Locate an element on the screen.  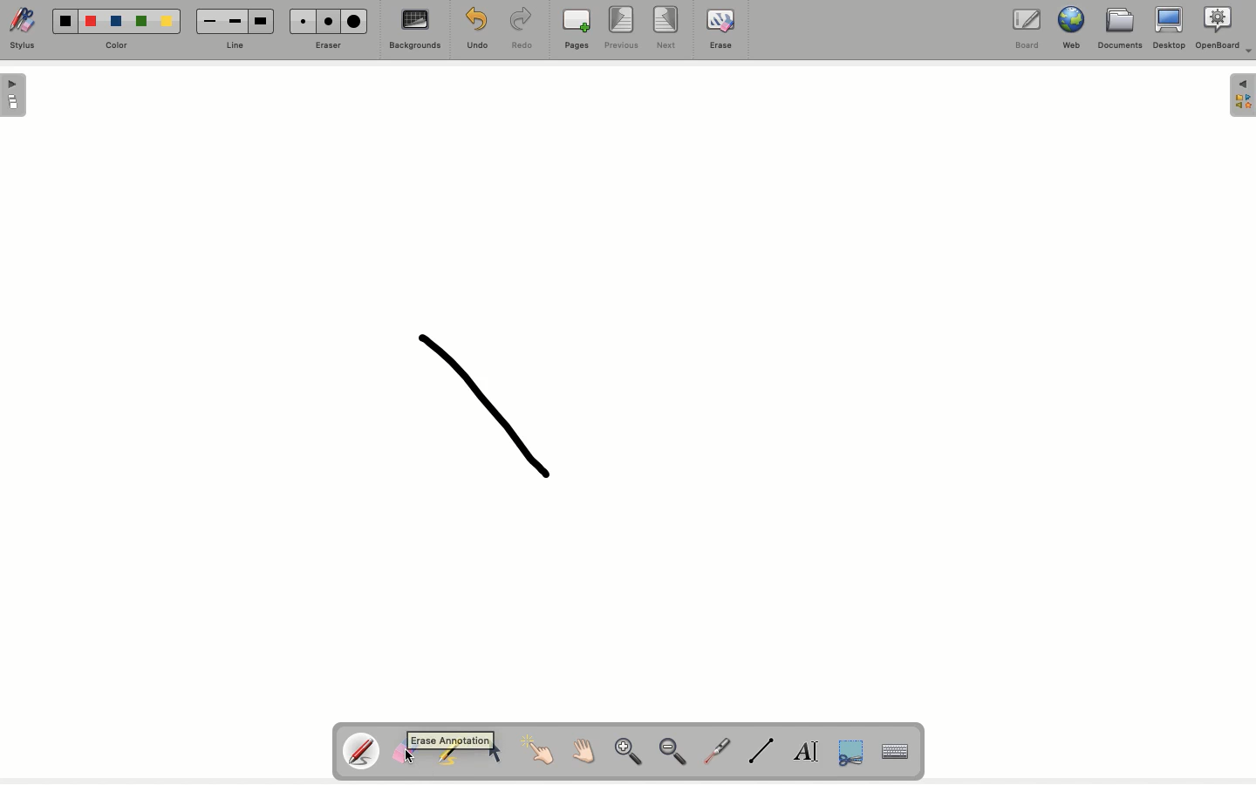
Shape draw is located at coordinates (491, 413).